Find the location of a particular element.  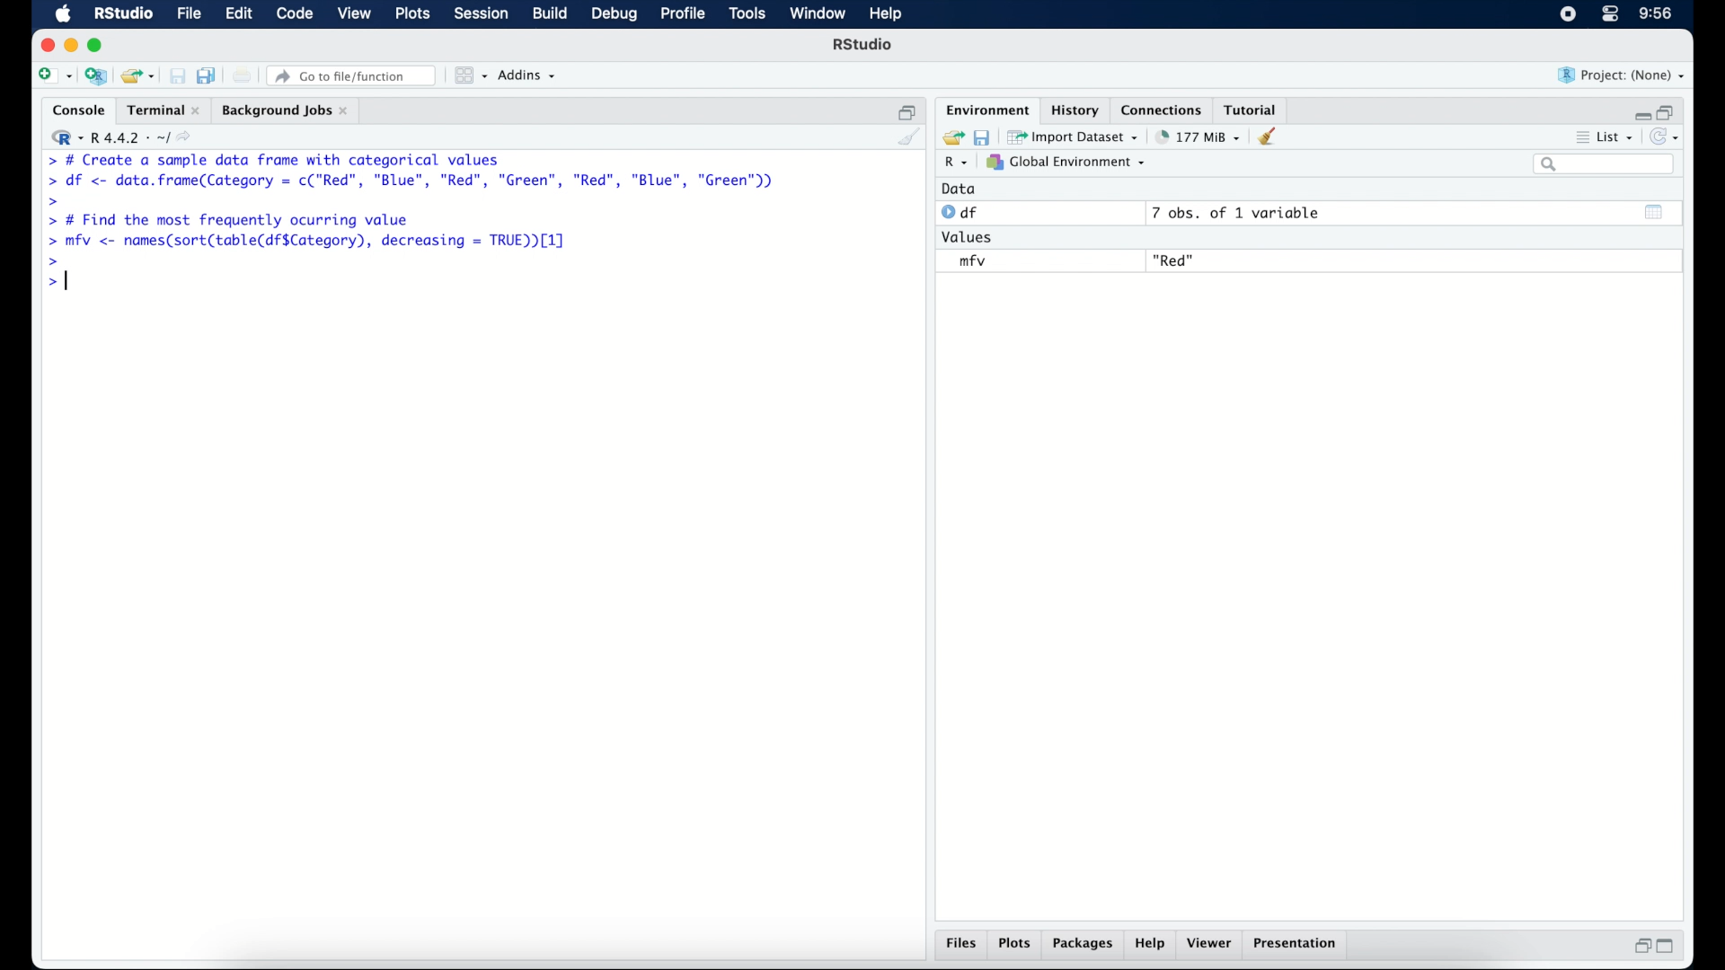

7 obs, of 1 variable is located at coordinates (1236, 214).